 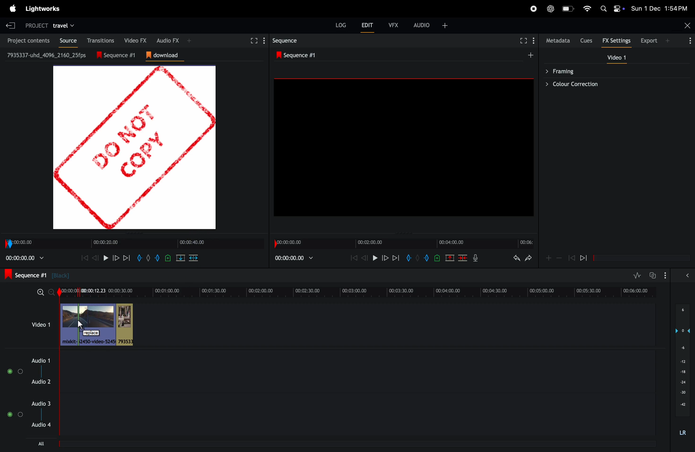 What do you see at coordinates (637, 275) in the screenshot?
I see `toggle audio editing levels` at bounding box center [637, 275].